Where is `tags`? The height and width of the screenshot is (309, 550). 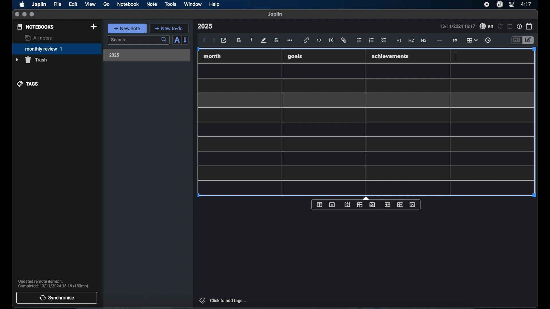 tags is located at coordinates (28, 84).